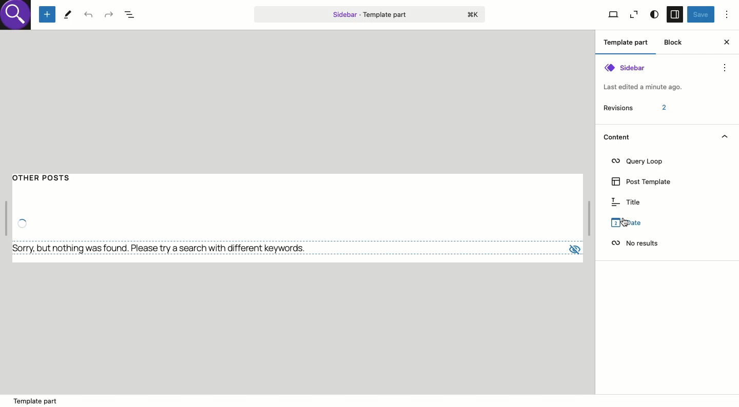 Image resolution: width=739 pixels, height=407 pixels. I want to click on No results, so click(634, 243).